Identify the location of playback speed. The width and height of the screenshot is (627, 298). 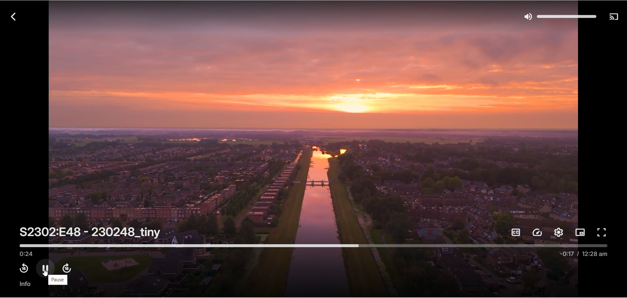
(539, 232).